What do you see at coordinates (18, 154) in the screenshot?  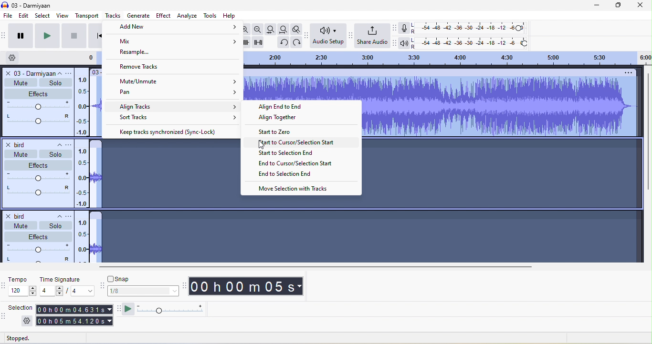 I see `mute` at bounding box center [18, 154].